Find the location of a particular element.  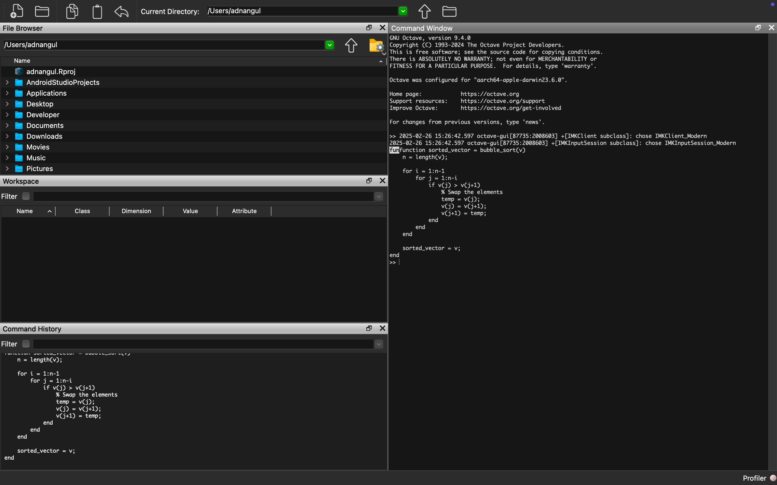

Add file is located at coordinates (19, 12).